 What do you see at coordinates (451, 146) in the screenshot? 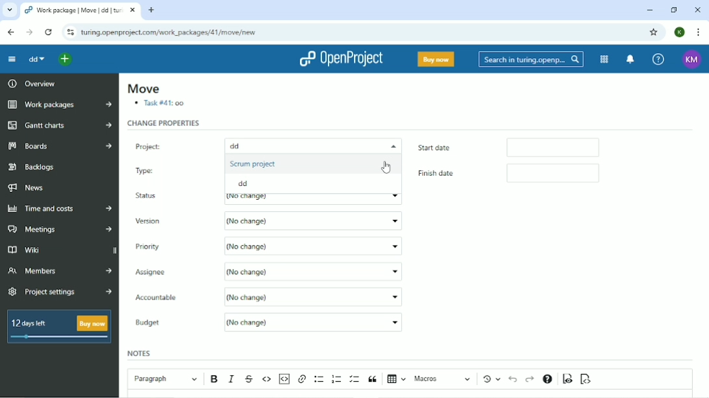
I see `Start date` at bounding box center [451, 146].